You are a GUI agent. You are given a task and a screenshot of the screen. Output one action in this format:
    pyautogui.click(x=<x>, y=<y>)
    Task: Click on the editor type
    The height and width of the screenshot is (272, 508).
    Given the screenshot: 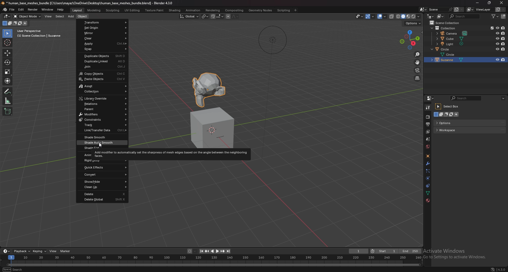 What is the action you would take?
    pyautogui.click(x=430, y=98)
    